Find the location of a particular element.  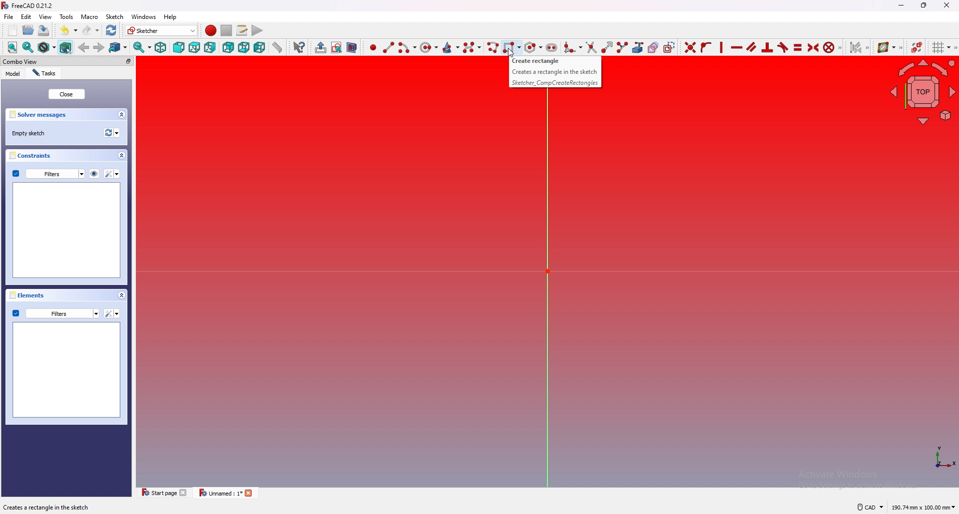

filters is located at coordinates (48, 173).